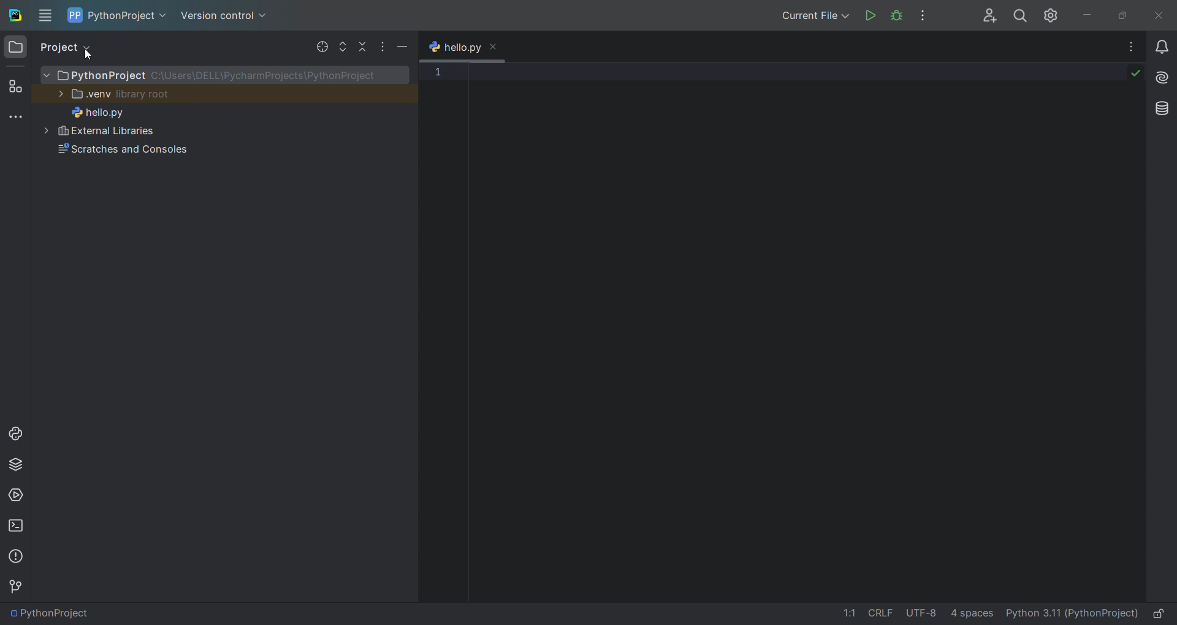  Describe the element at coordinates (17, 586) in the screenshot. I see `version control` at that location.